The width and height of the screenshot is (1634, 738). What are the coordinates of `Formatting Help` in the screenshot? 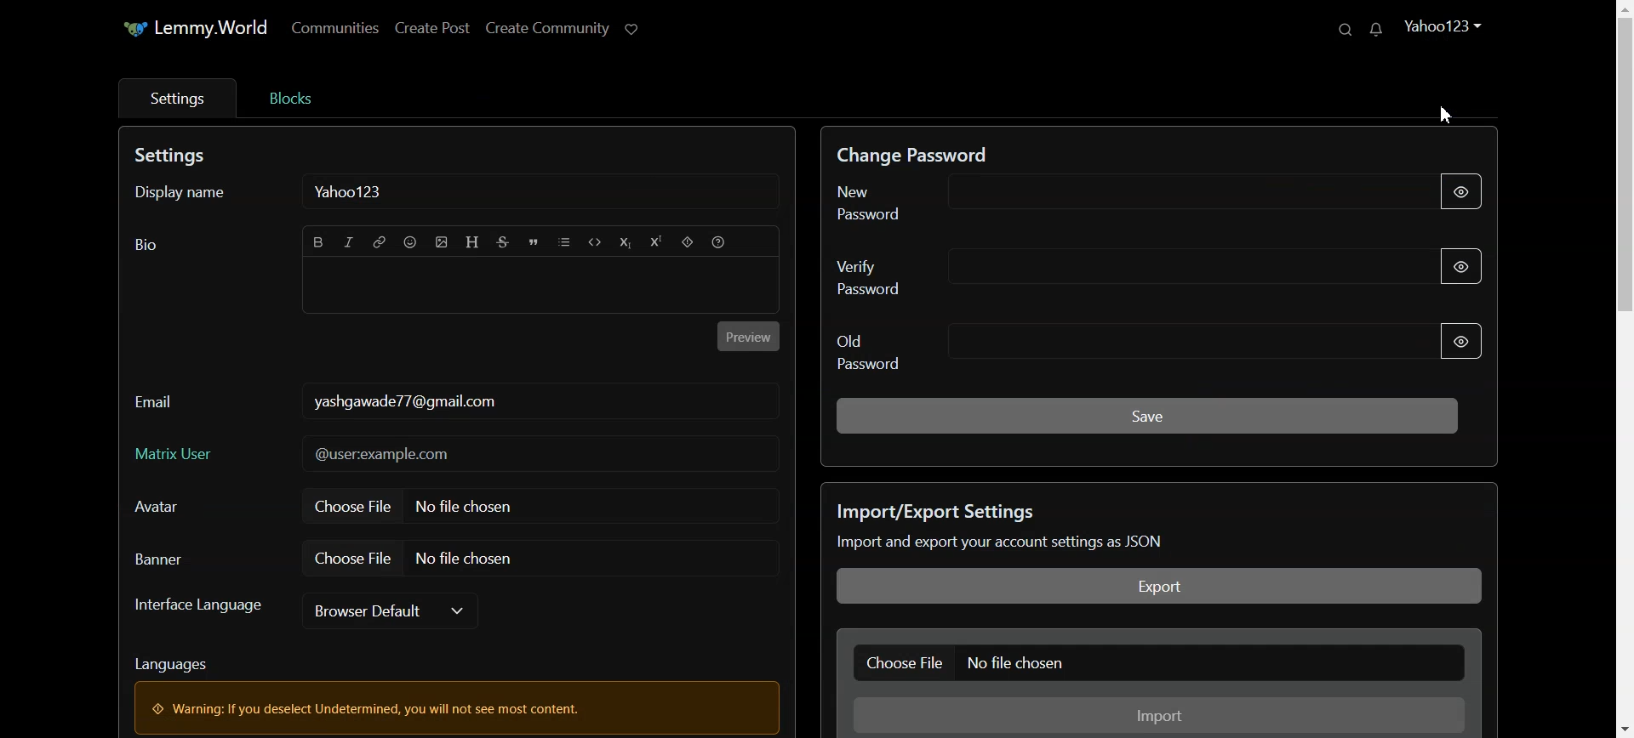 It's located at (720, 241).